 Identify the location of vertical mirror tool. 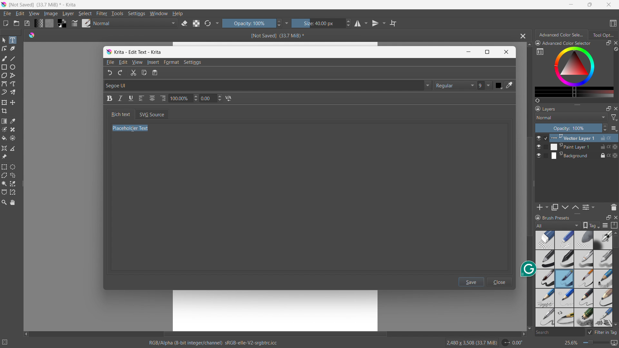
(378, 23).